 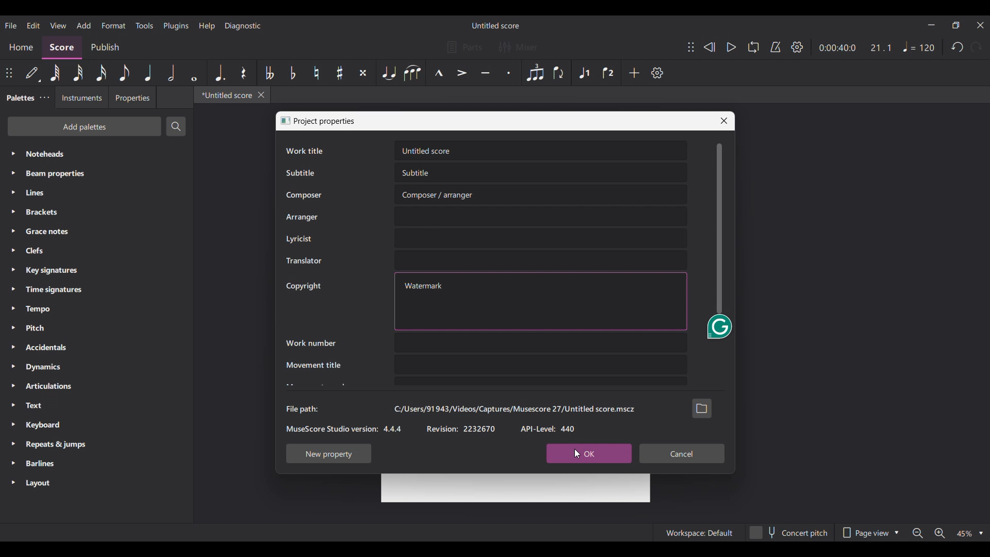 What do you see at coordinates (313, 365) in the screenshot?
I see `Movement title` at bounding box center [313, 365].